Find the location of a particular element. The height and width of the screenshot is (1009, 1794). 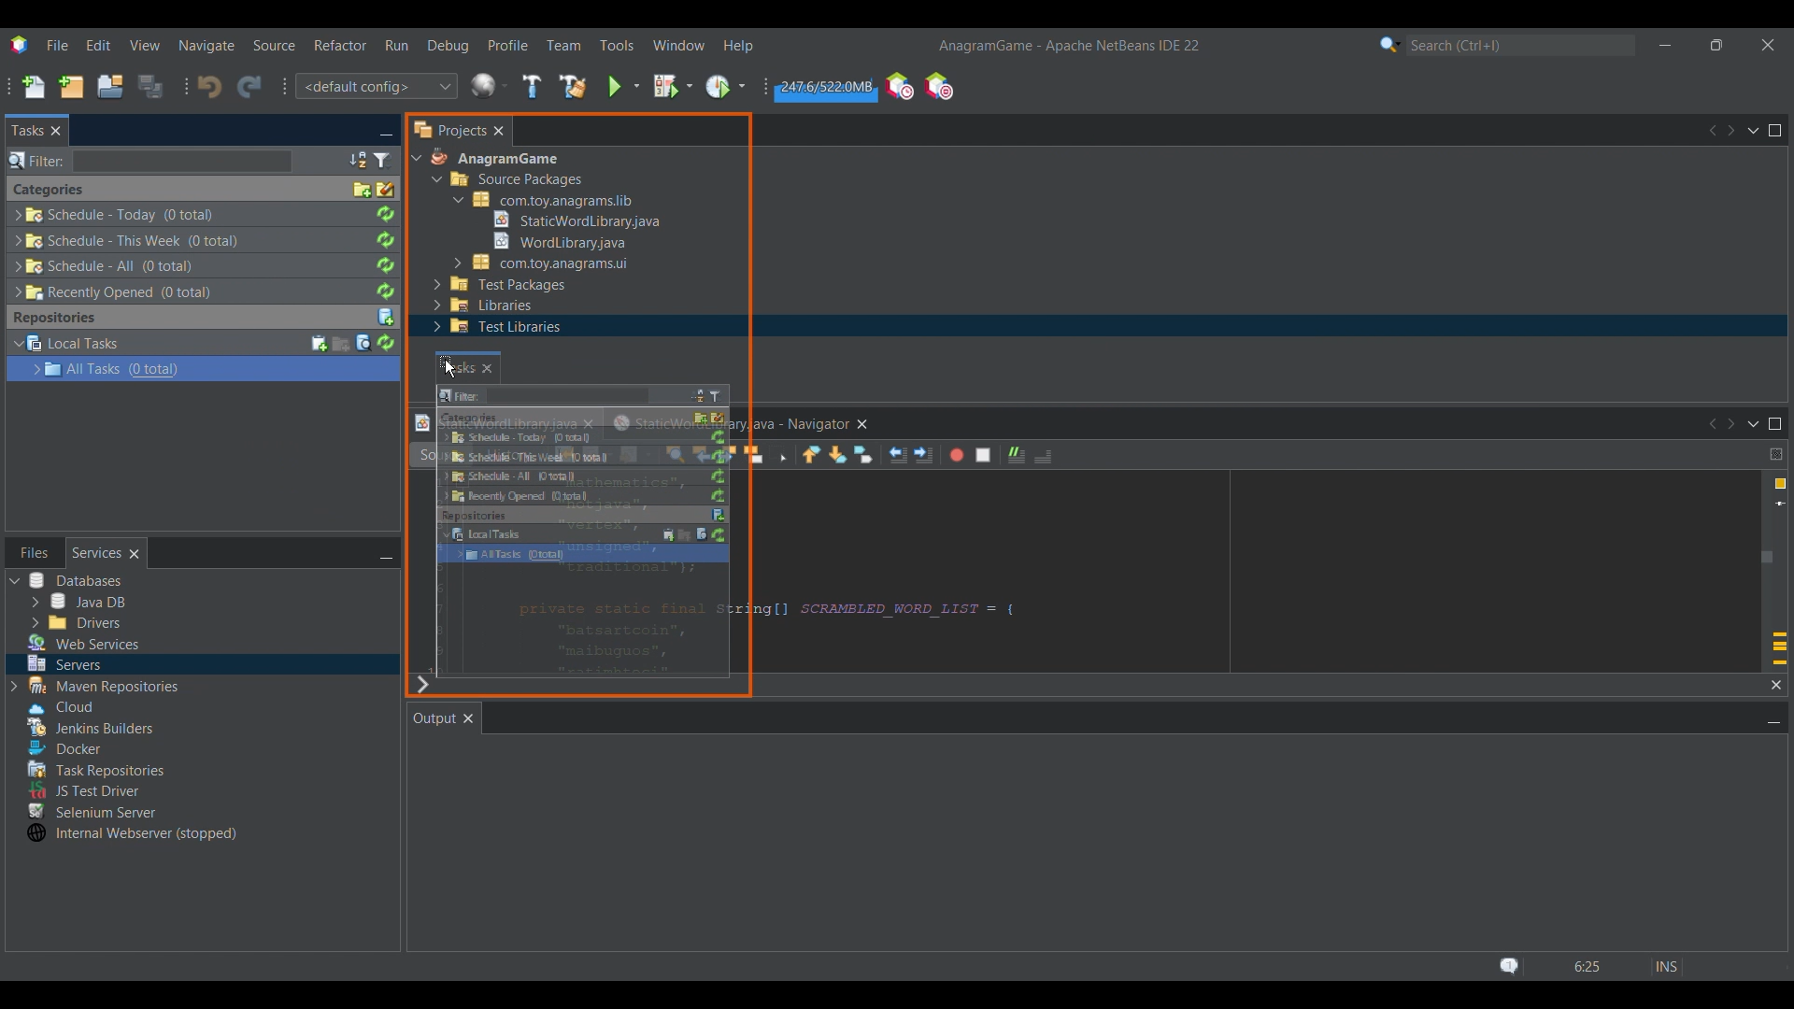

 is located at coordinates (78, 601).